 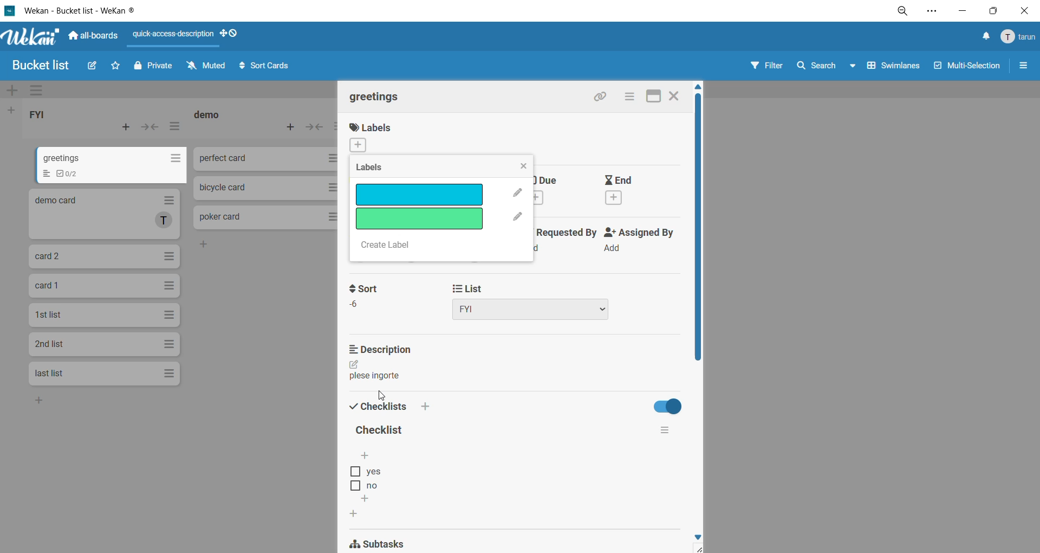 I want to click on add checklist options, so click(x=368, y=500).